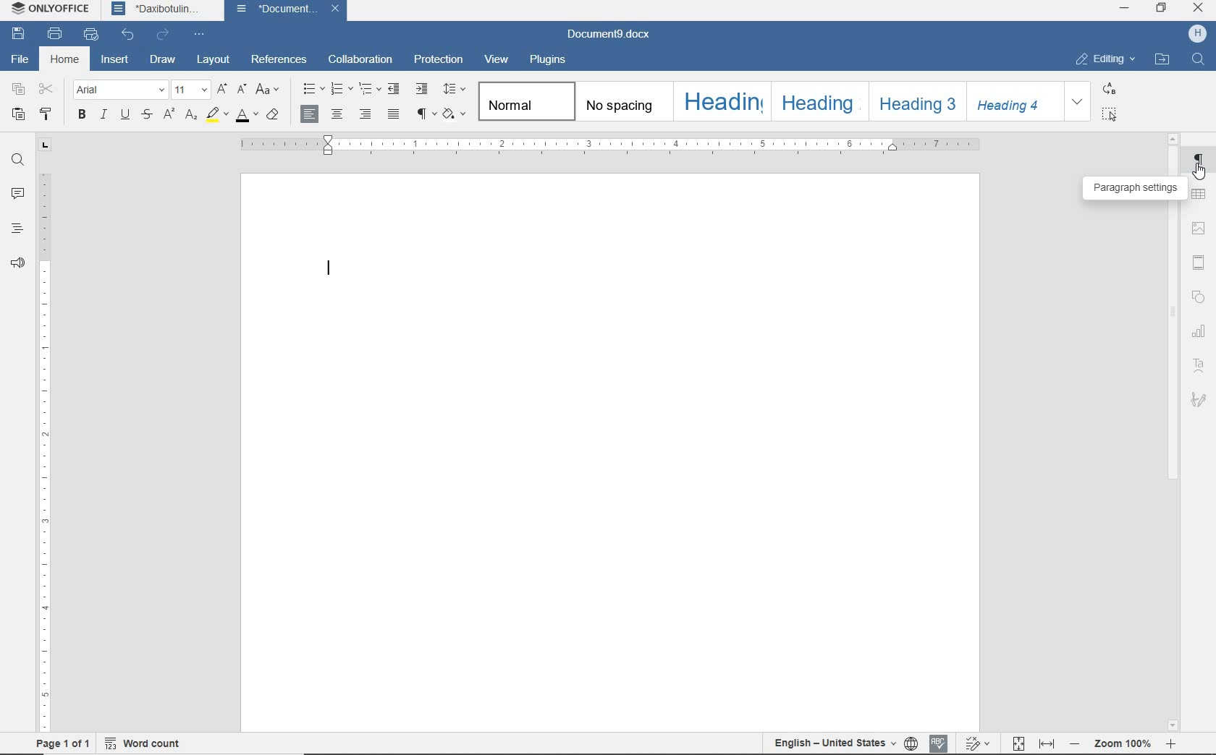  Describe the element at coordinates (43, 451) in the screenshot. I see `ruler` at that location.